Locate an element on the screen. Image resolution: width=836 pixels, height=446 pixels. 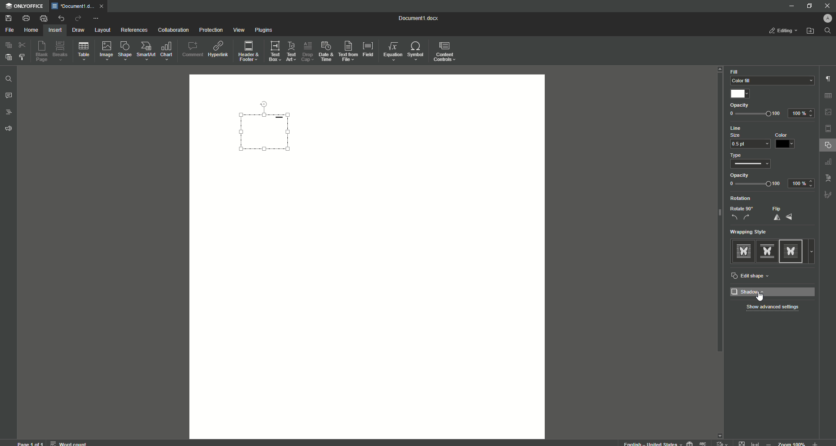
Copy is located at coordinates (9, 45).